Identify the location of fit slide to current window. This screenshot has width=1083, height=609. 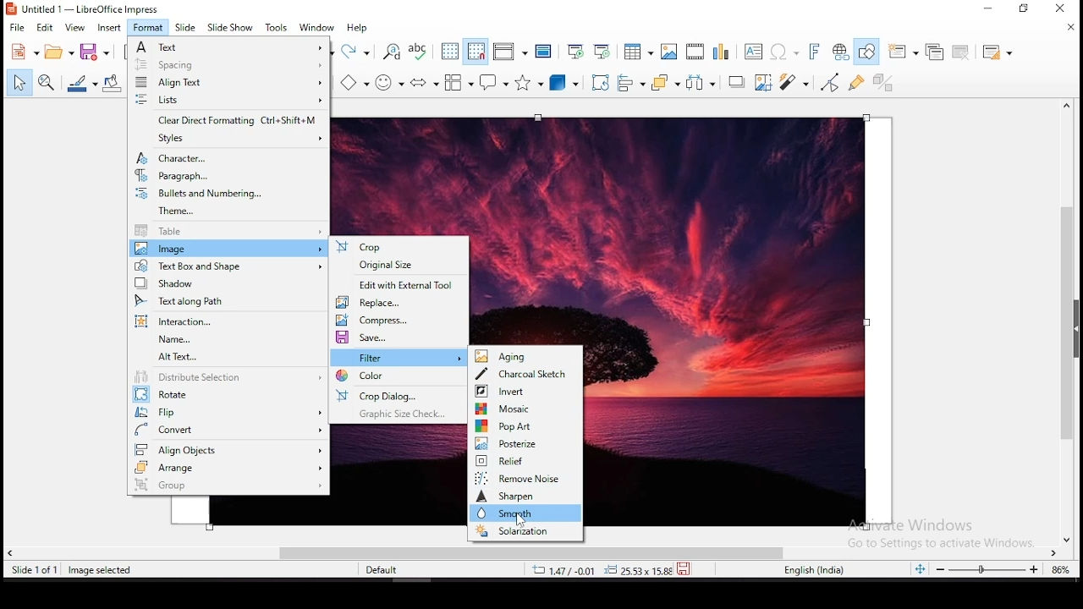
(922, 569).